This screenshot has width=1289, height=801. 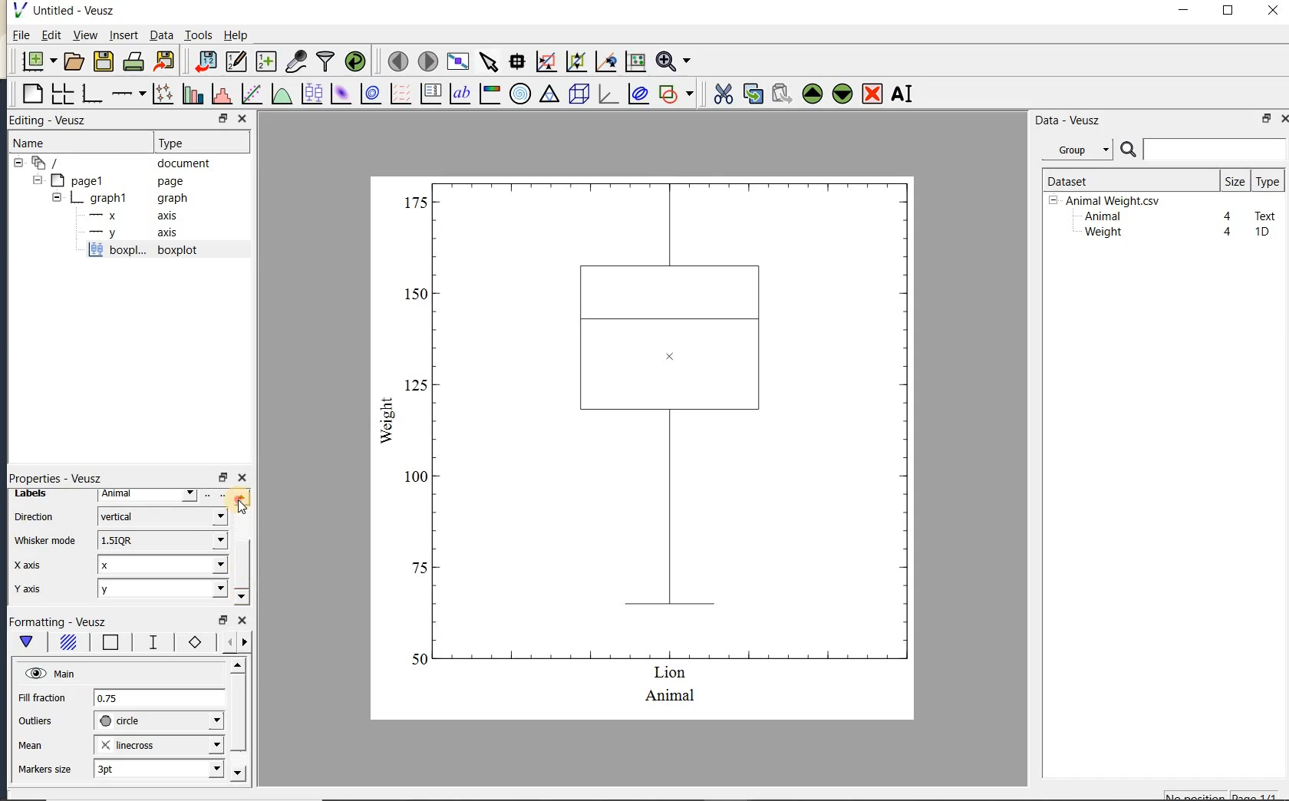 I want to click on Edit, so click(x=48, y=37).